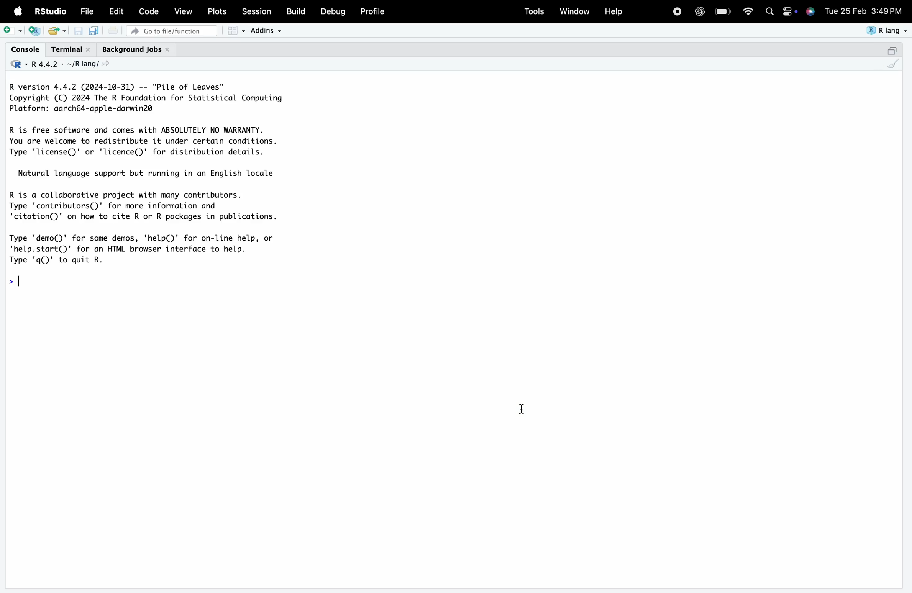 This screenshot has width=912, height=593. I want to click on insertion cursor, so click(521, 409).